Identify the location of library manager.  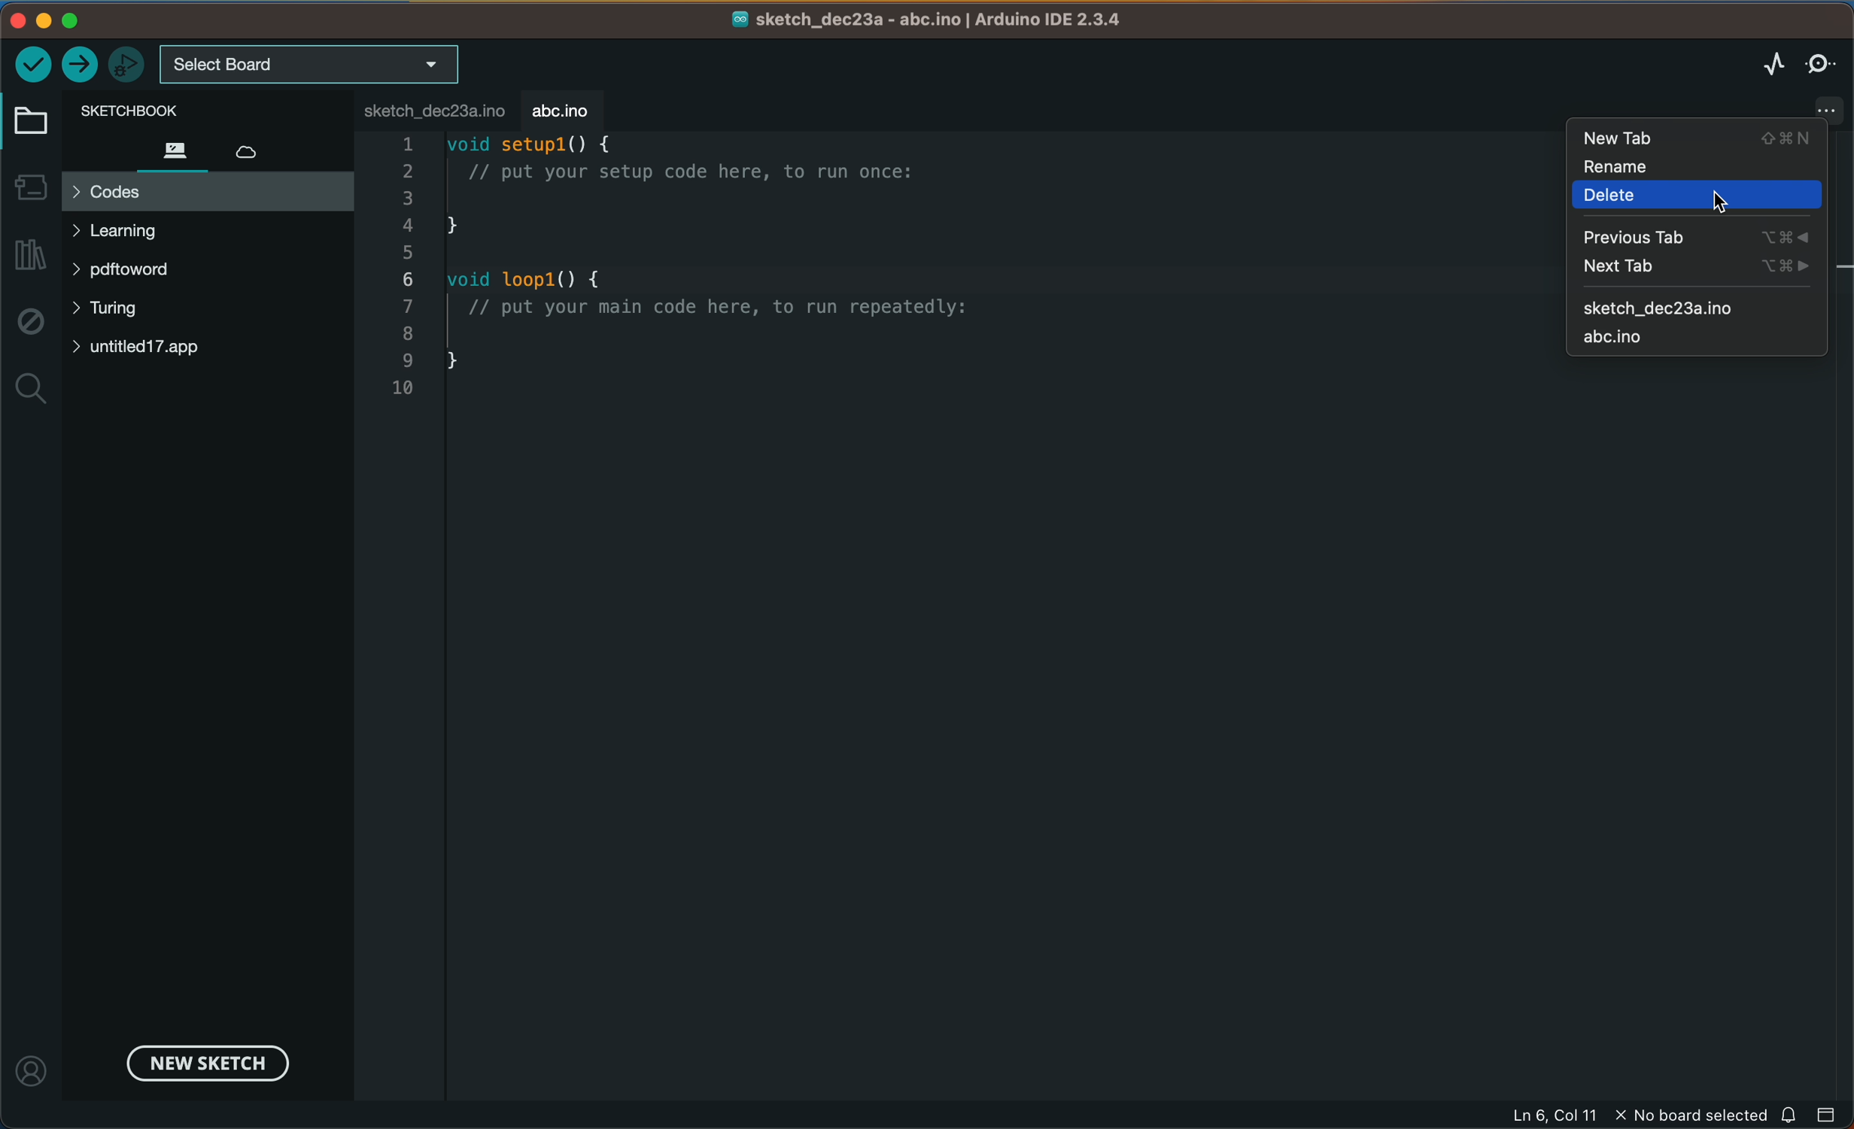
(29, 253).